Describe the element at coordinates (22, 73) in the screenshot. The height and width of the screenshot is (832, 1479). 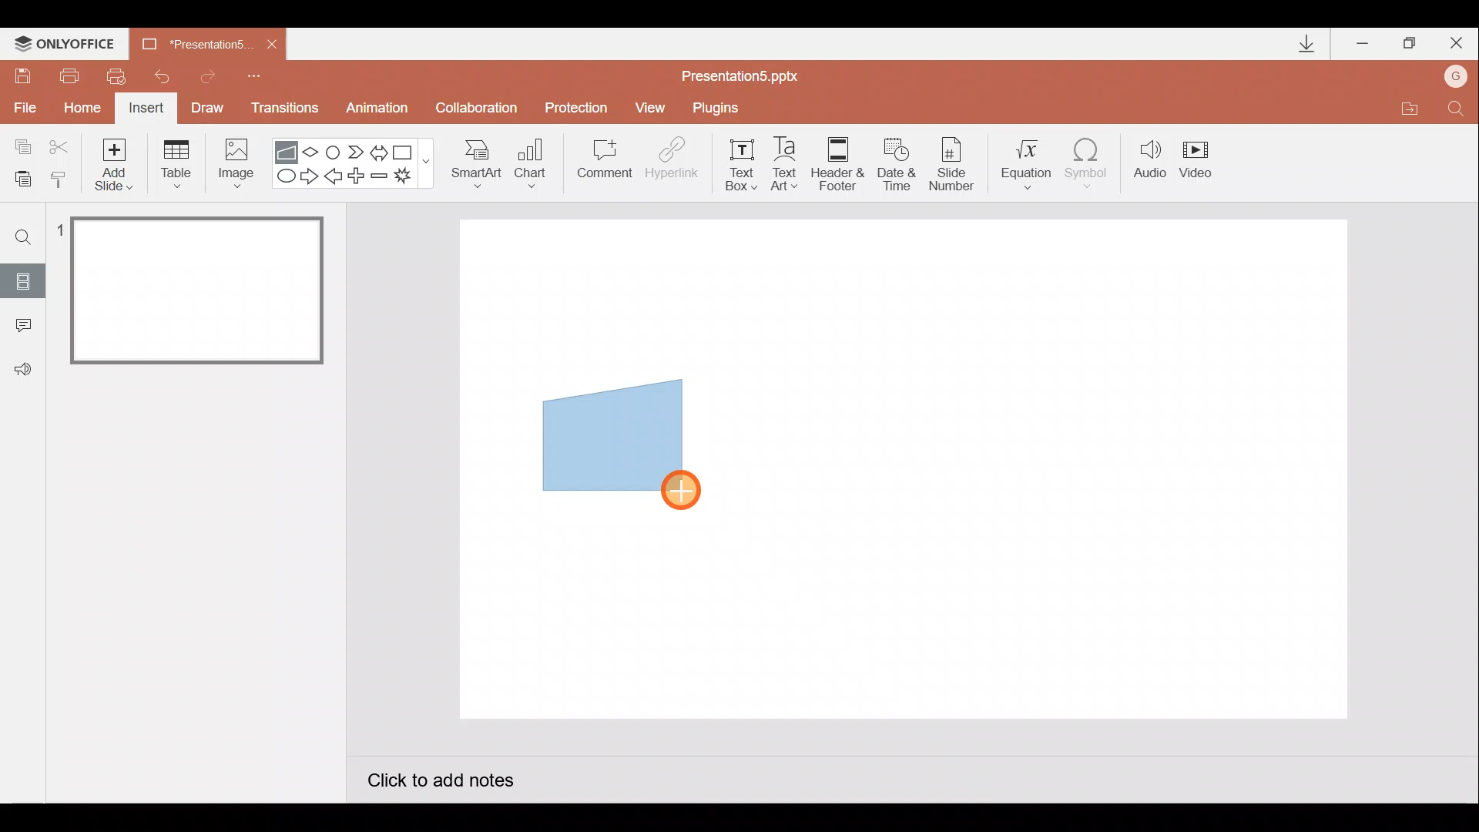
I see `Save` at that location.